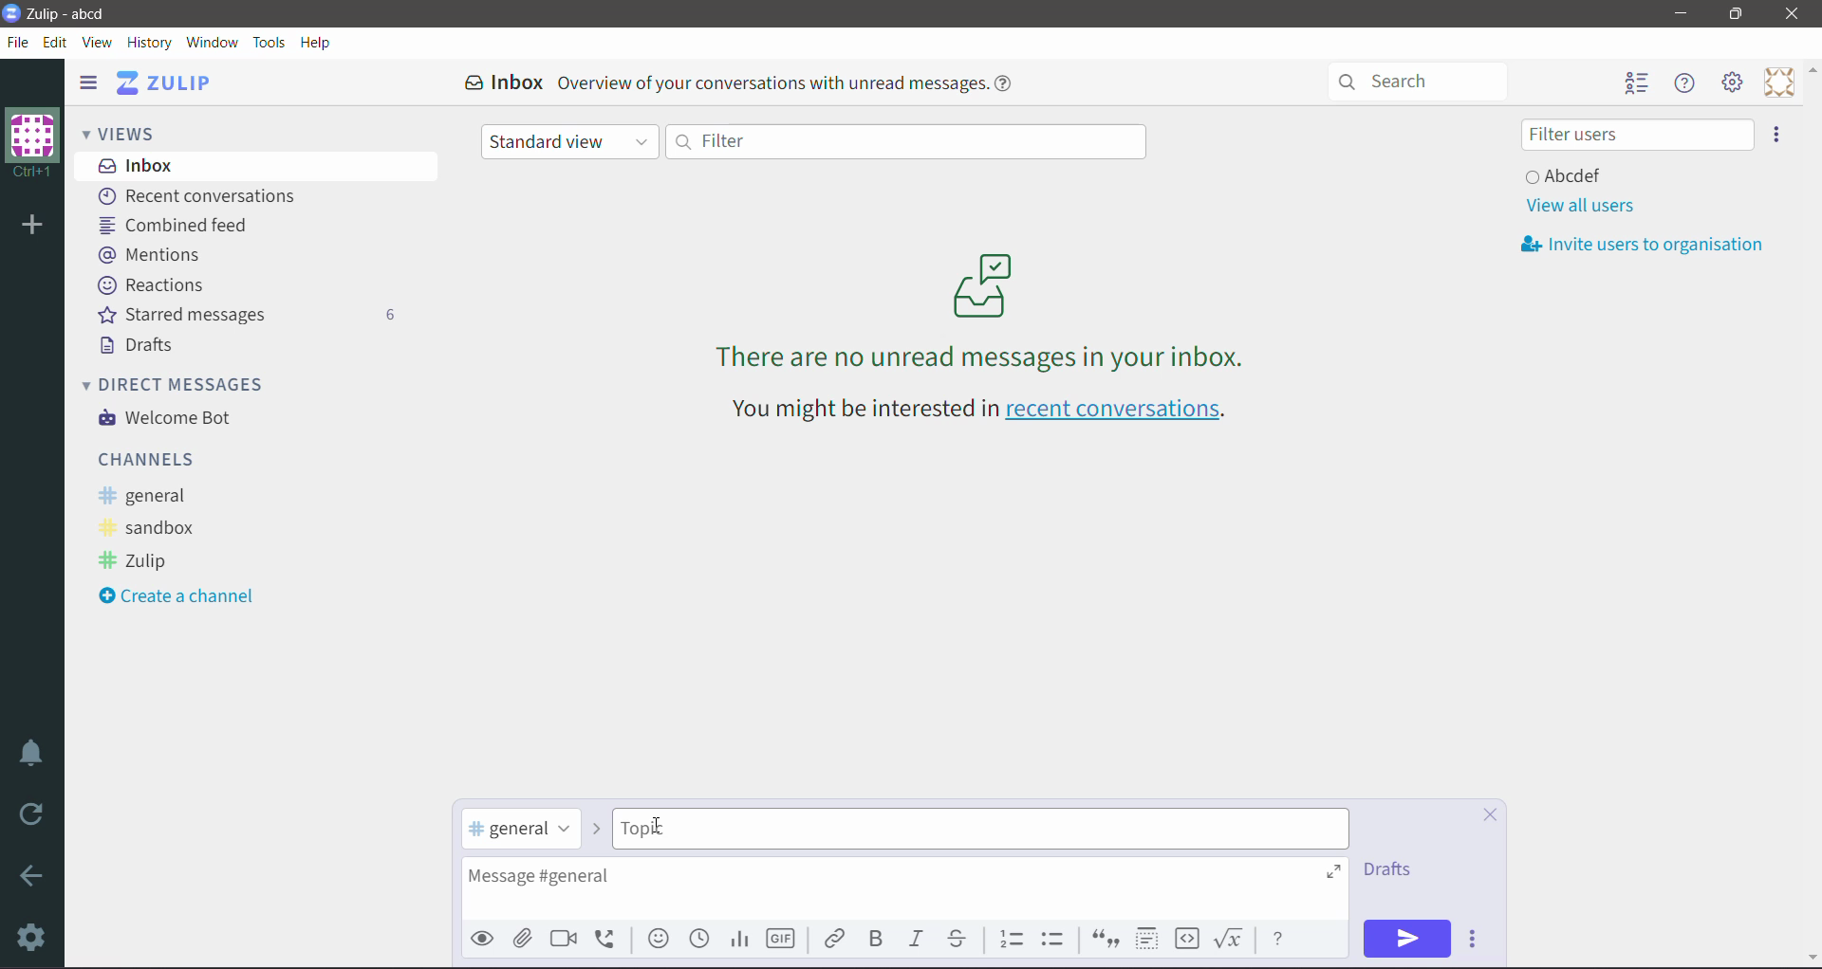  What do you see at coordinates (155, 529) in the screenshot?
I see `sandbox` at bounding box center [155, 529].